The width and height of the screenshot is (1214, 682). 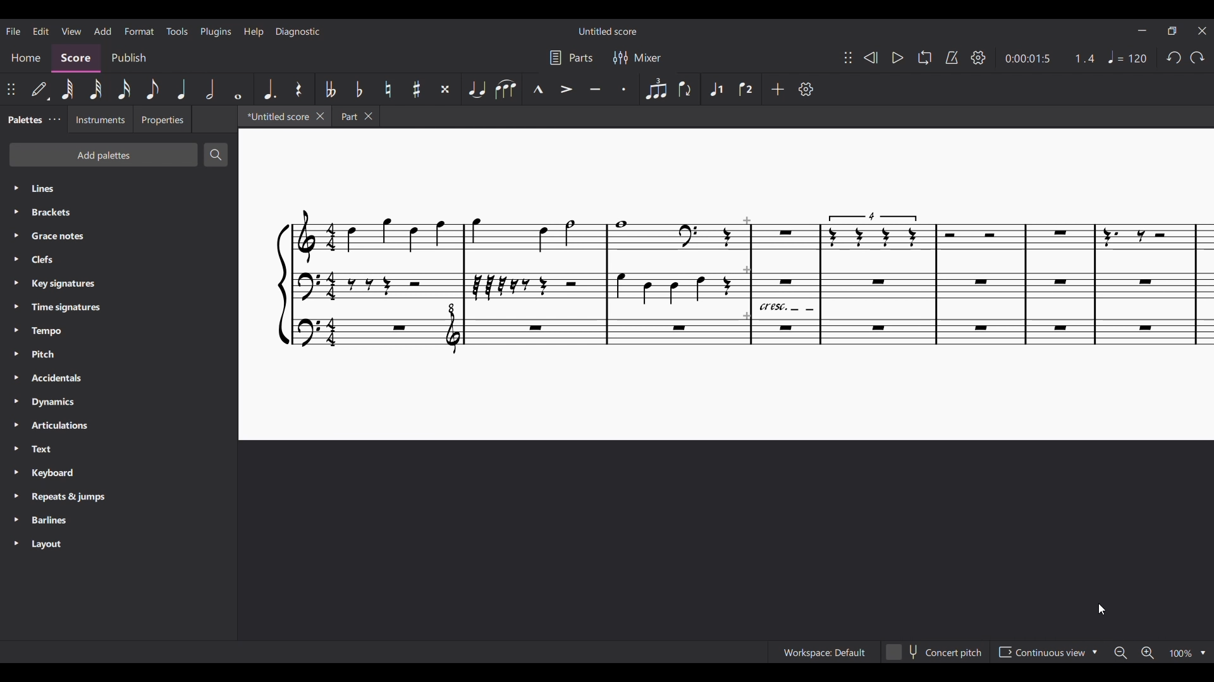 What do you see at coordinates (55, 119) in the screenshot?
I see `Close/Undock Palette tab` at bounding box center [55, 119].